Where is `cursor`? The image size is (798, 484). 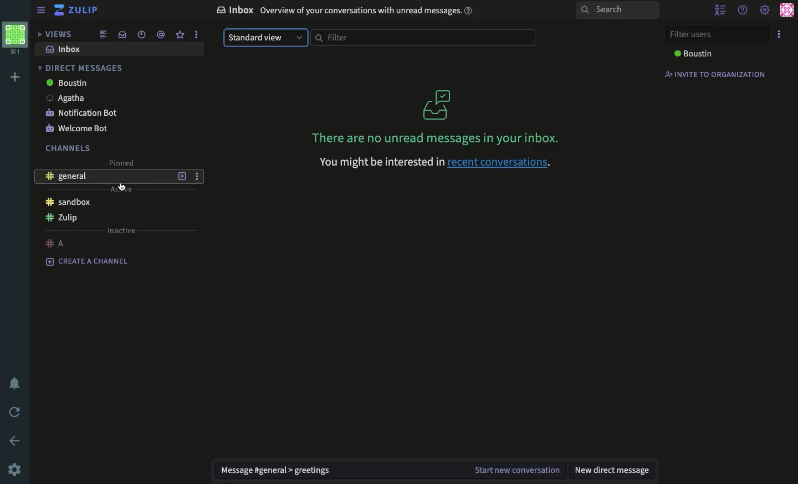 cursor is located at coordinates (122, 184).